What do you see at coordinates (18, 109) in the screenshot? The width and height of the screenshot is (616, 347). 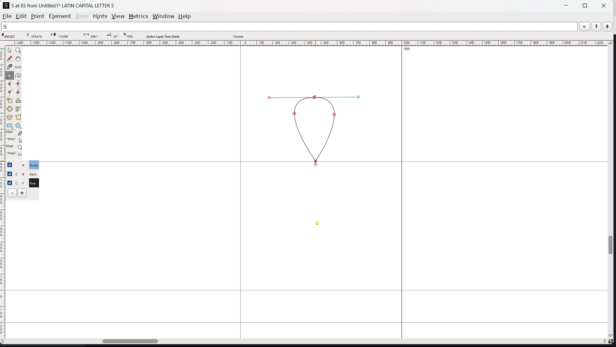 I see `skew selection` at bounding box center [18, 109].